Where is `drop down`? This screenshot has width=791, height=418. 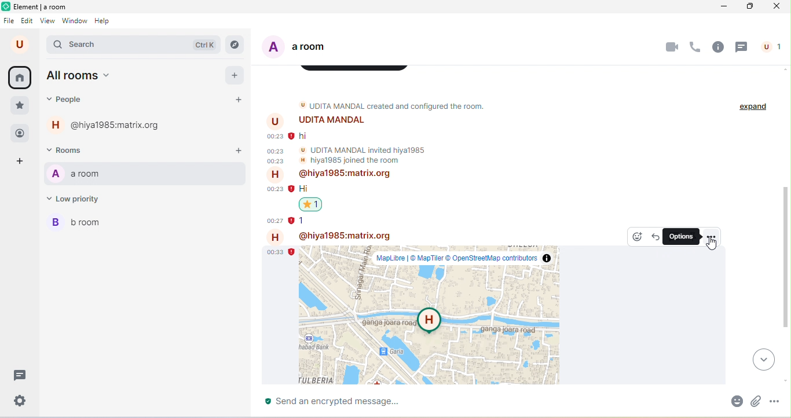 drop down is located at coordinates (765, 359).